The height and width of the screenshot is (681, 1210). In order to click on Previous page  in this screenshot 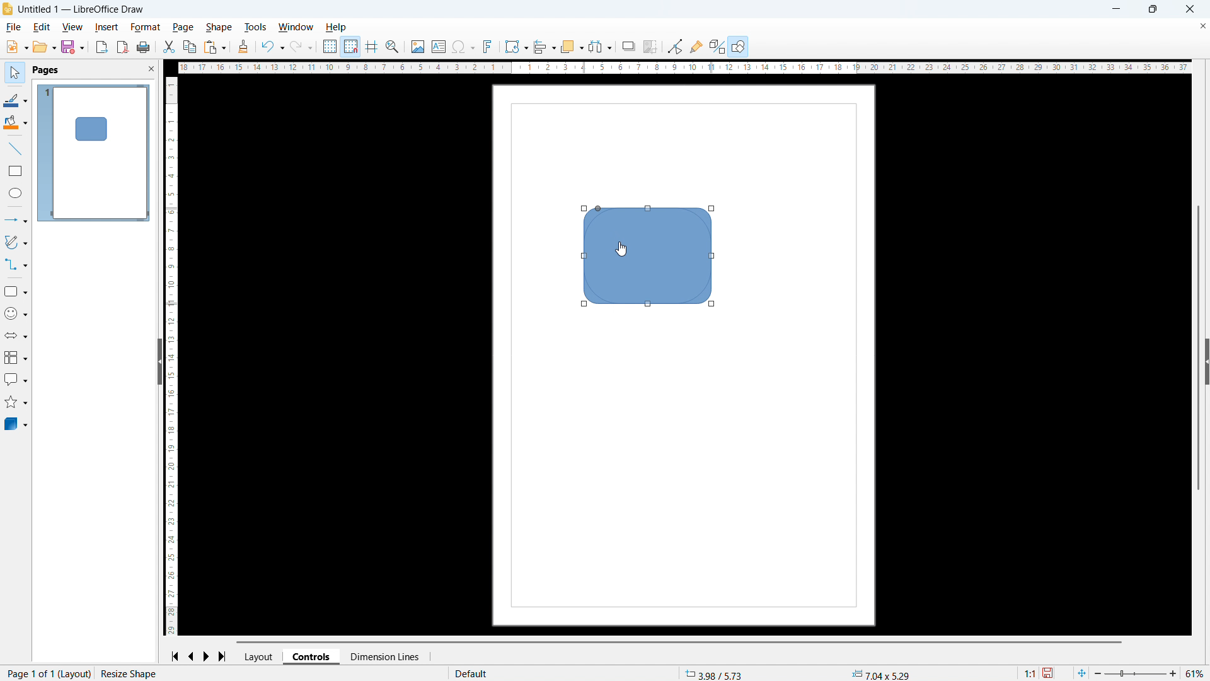, I will do `click(191, 656)`.